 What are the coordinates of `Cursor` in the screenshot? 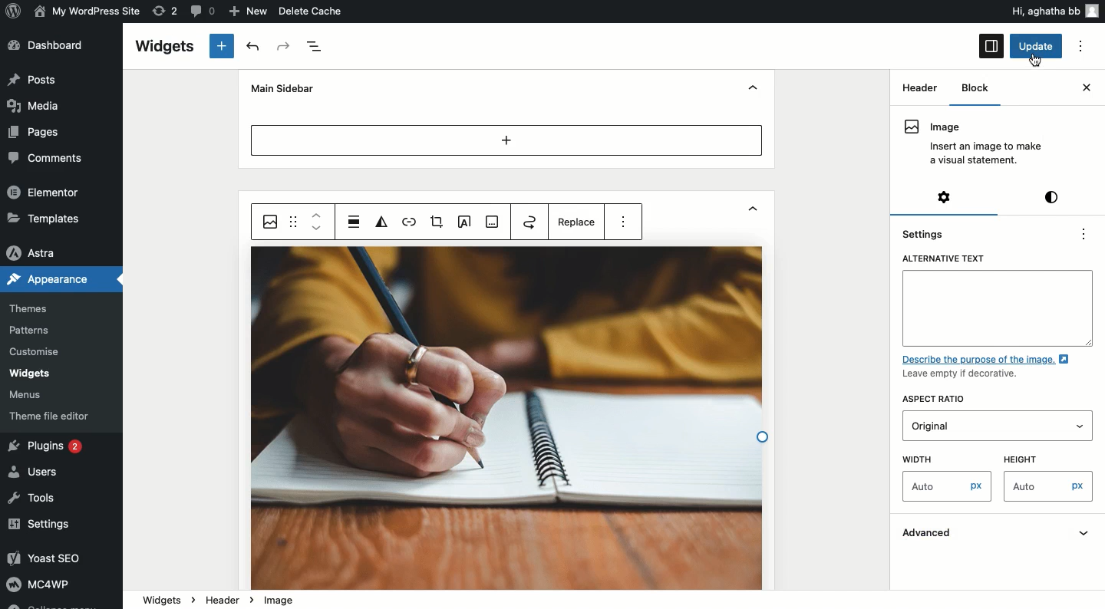 It's located at (1038, 59).